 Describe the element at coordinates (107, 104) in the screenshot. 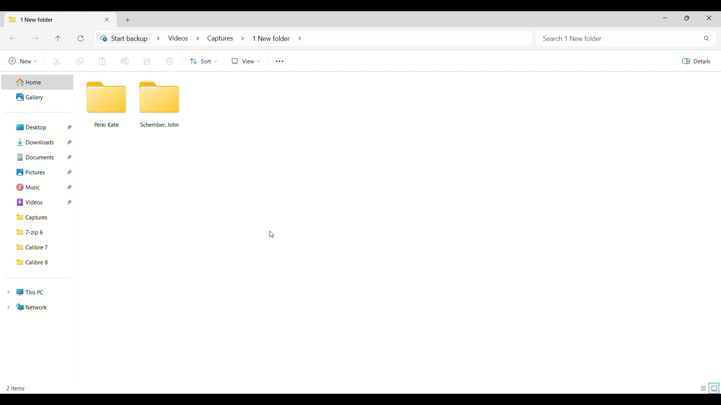

I see `perki kate` at that location.